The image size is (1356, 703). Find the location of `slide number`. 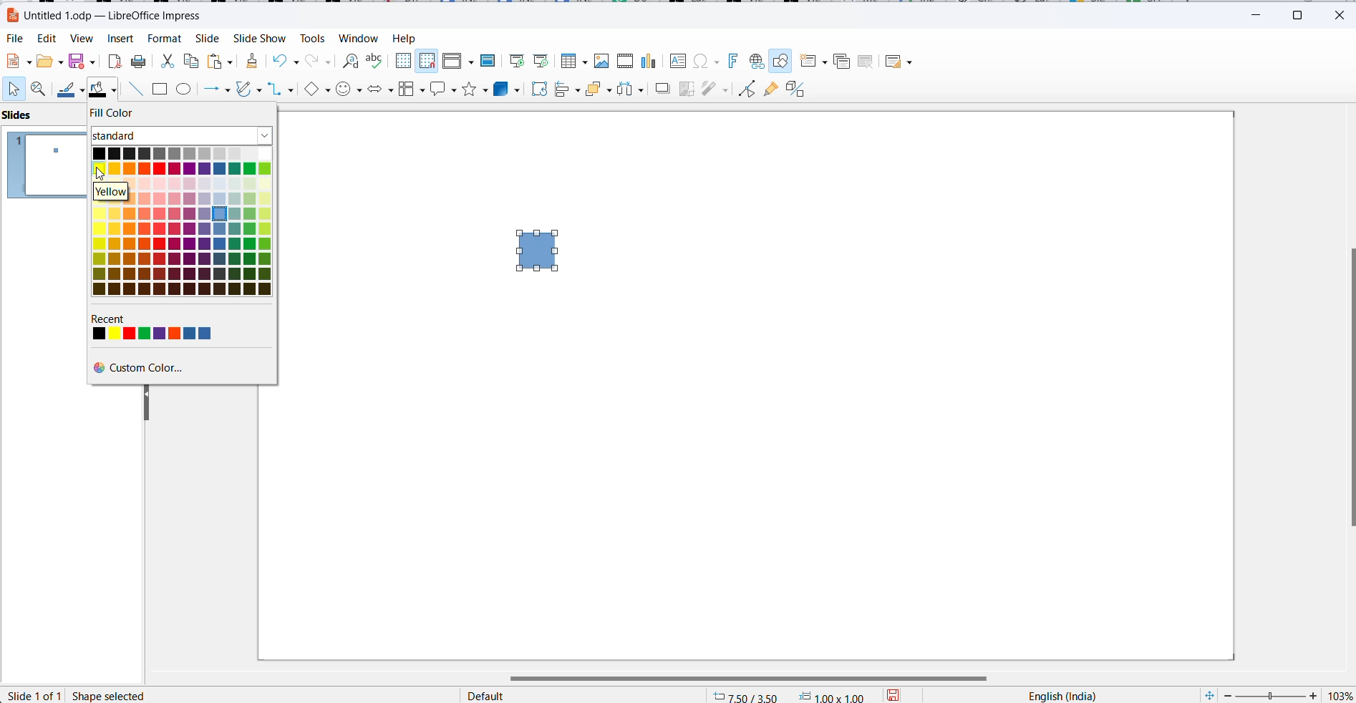

slide number is located at coordinates (36, 695).